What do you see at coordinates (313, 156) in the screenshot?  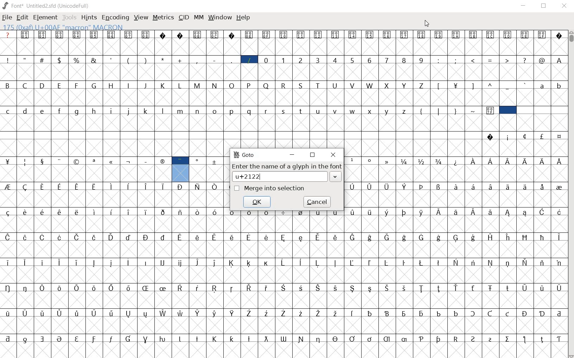 I see `restore` at bounding box center [313, 156].